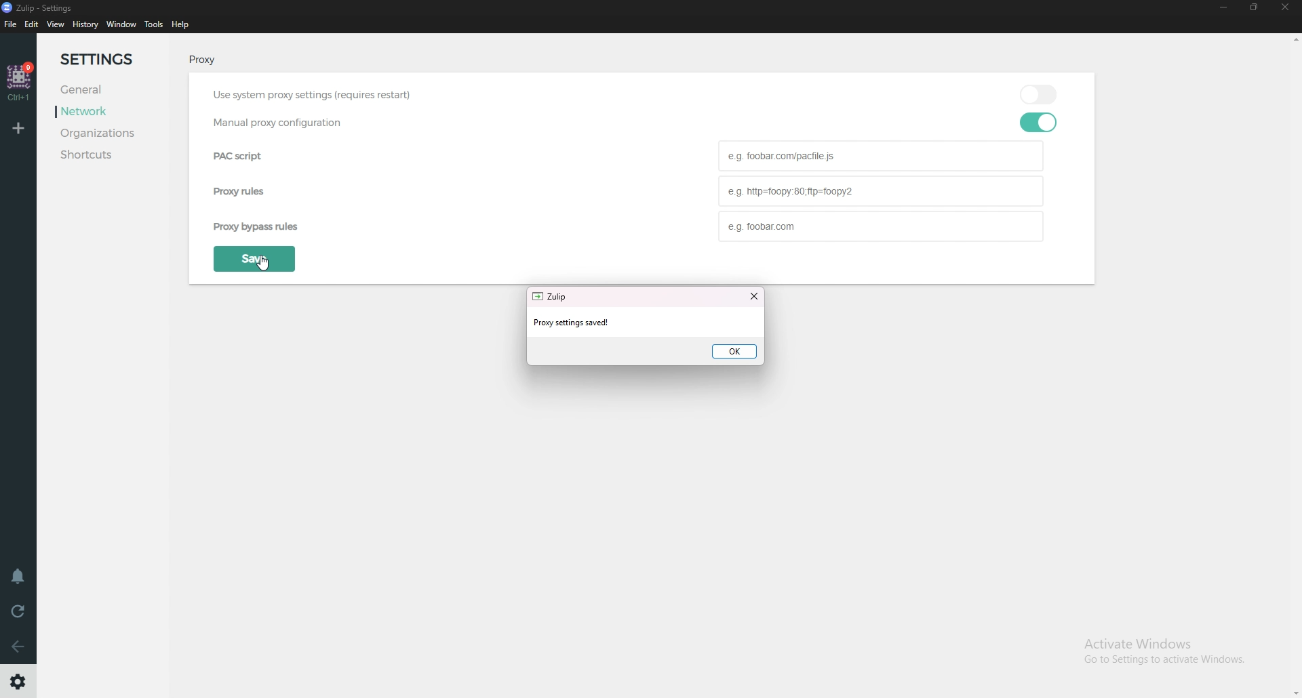 The height and width of the screenshot is (698, 1302). What do you see at coordinates (299, 226) in the screenshot?
I see `Proxy bipass rules` at bounding box center [299, 226].